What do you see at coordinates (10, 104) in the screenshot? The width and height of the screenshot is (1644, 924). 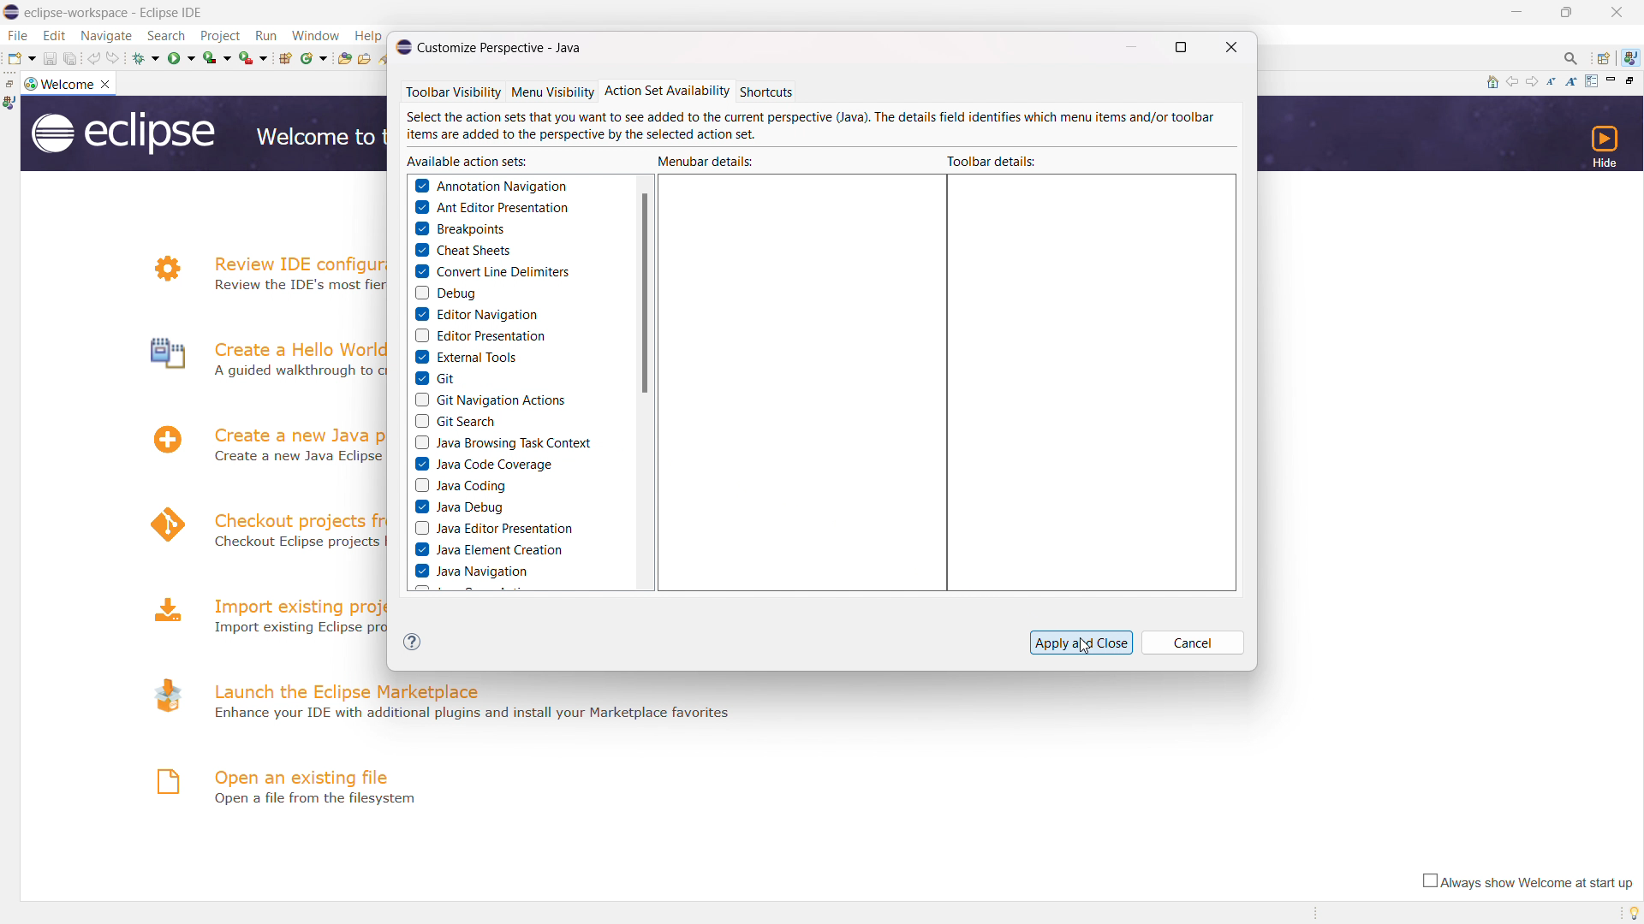 I see `java` at bounding box center [10, 104].